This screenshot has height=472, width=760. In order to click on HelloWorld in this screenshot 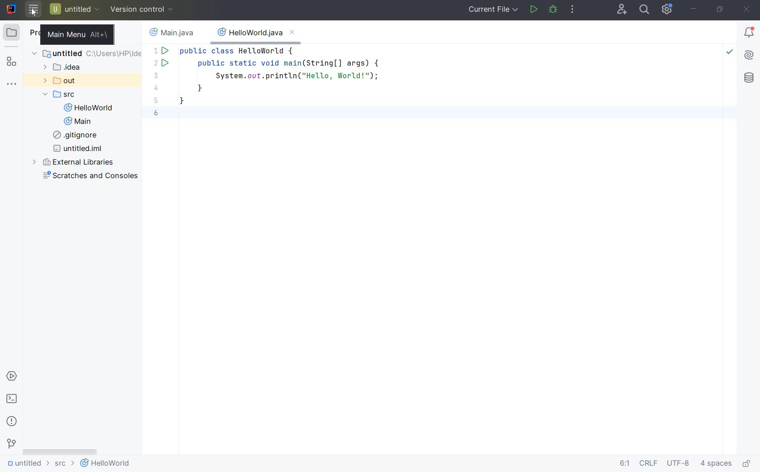, I will do `click(88, 109)`.